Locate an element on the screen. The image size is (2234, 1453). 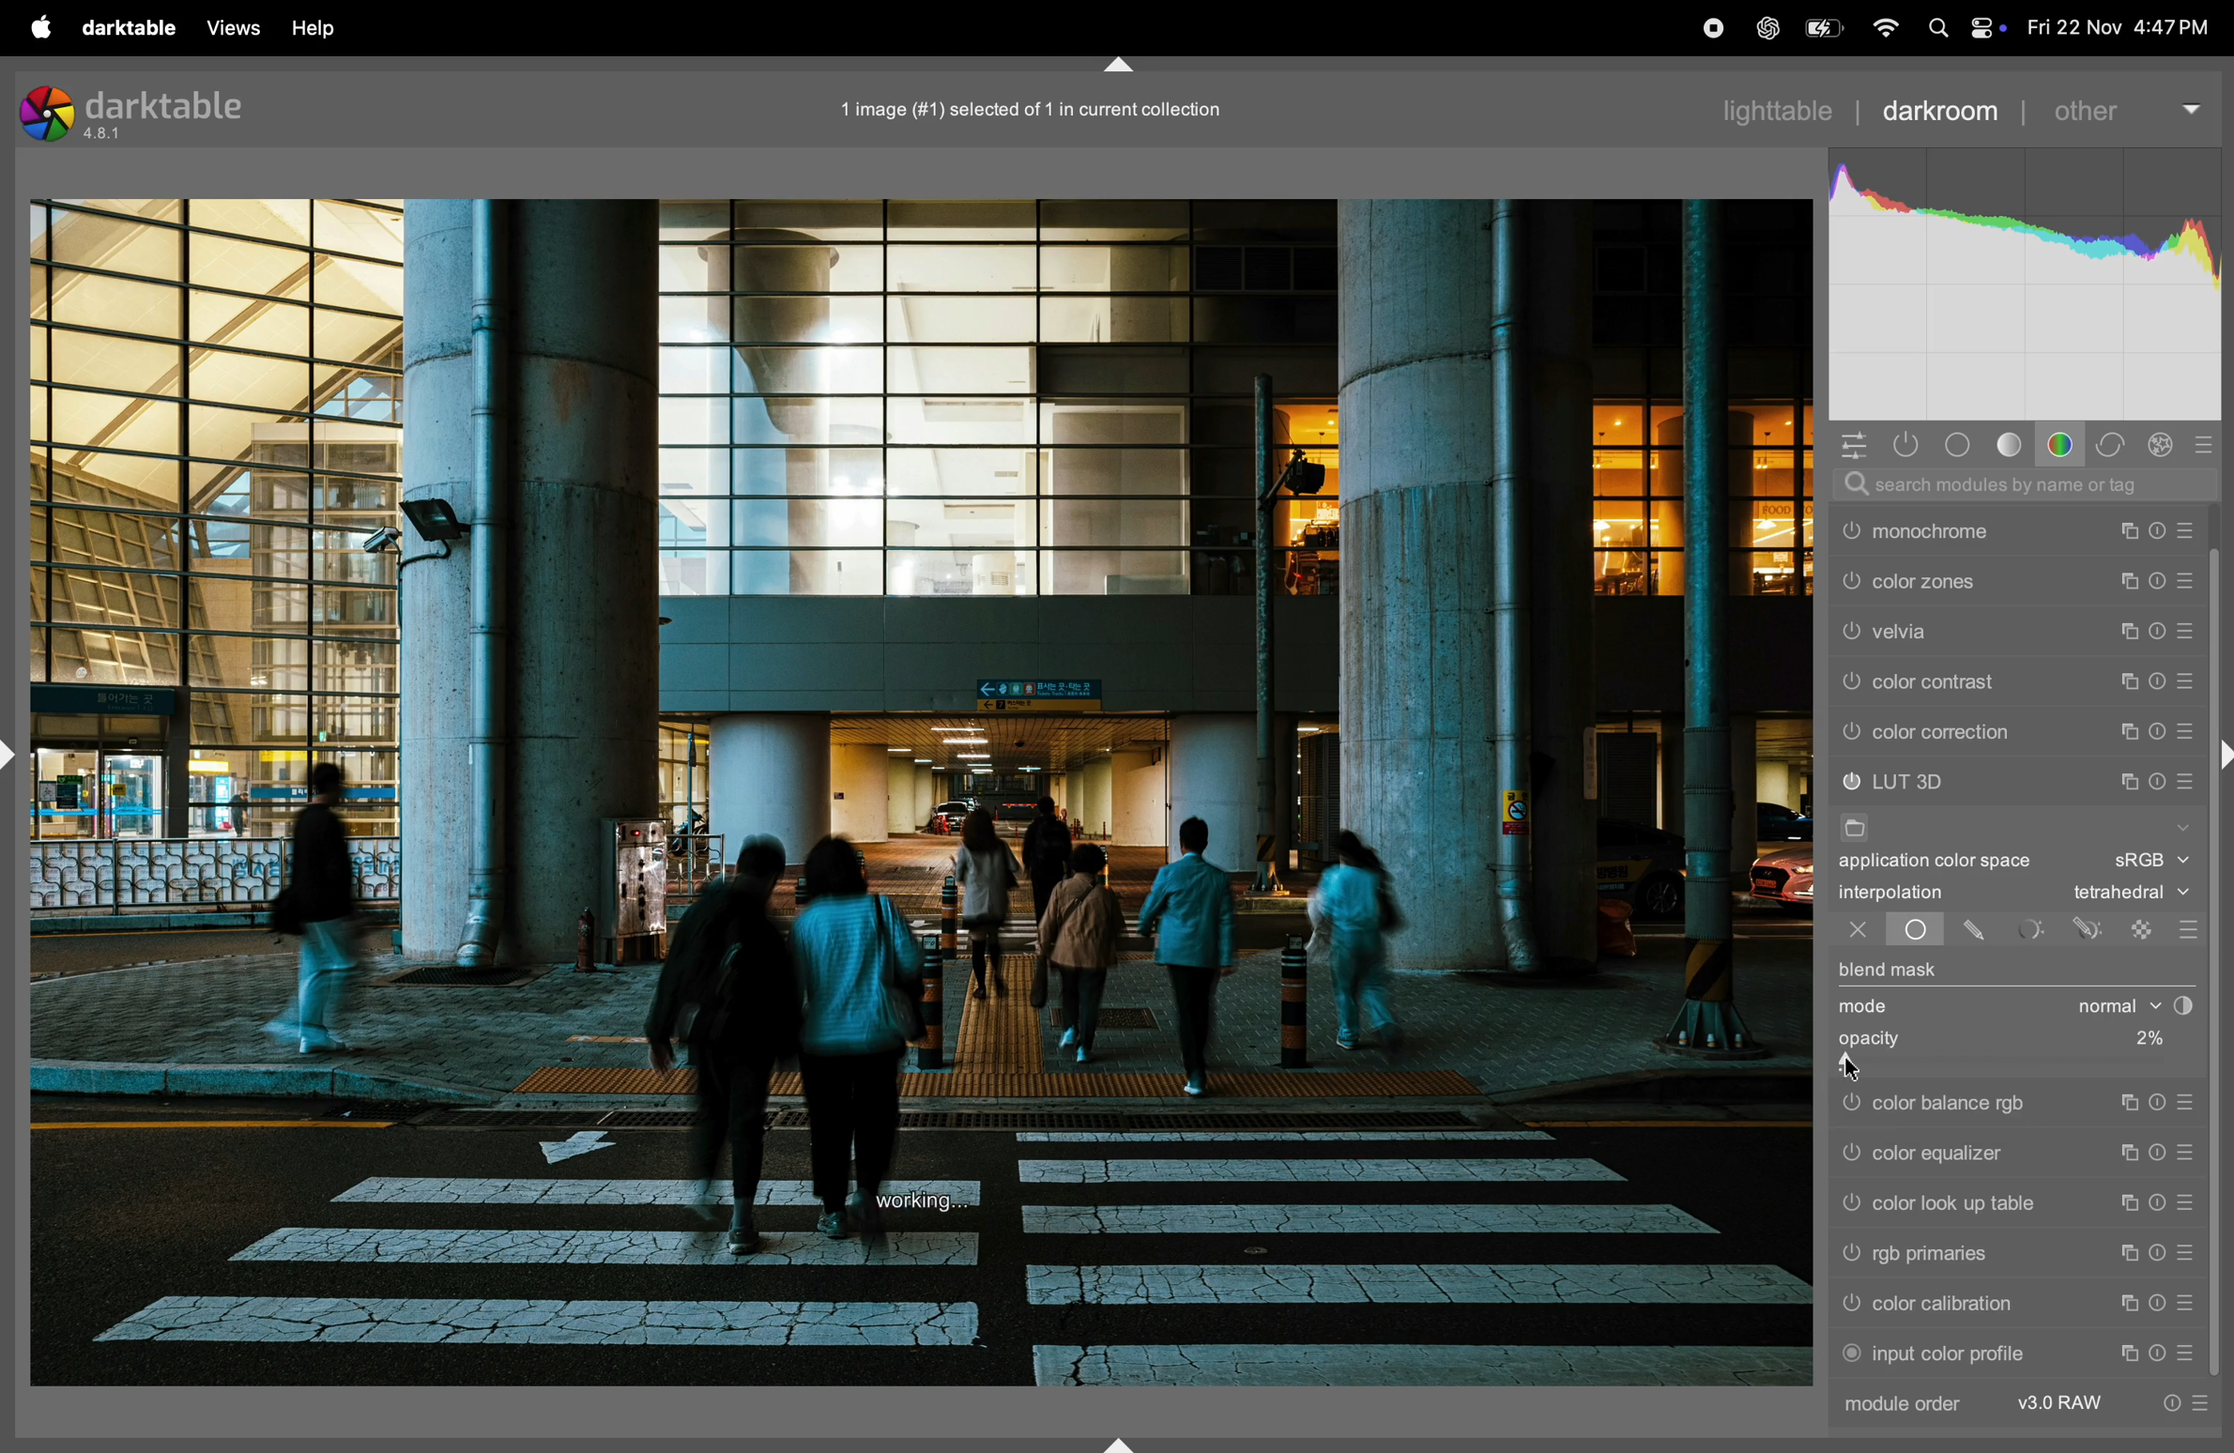
shift+ctrl+r is located at coordinates (2220, 755).